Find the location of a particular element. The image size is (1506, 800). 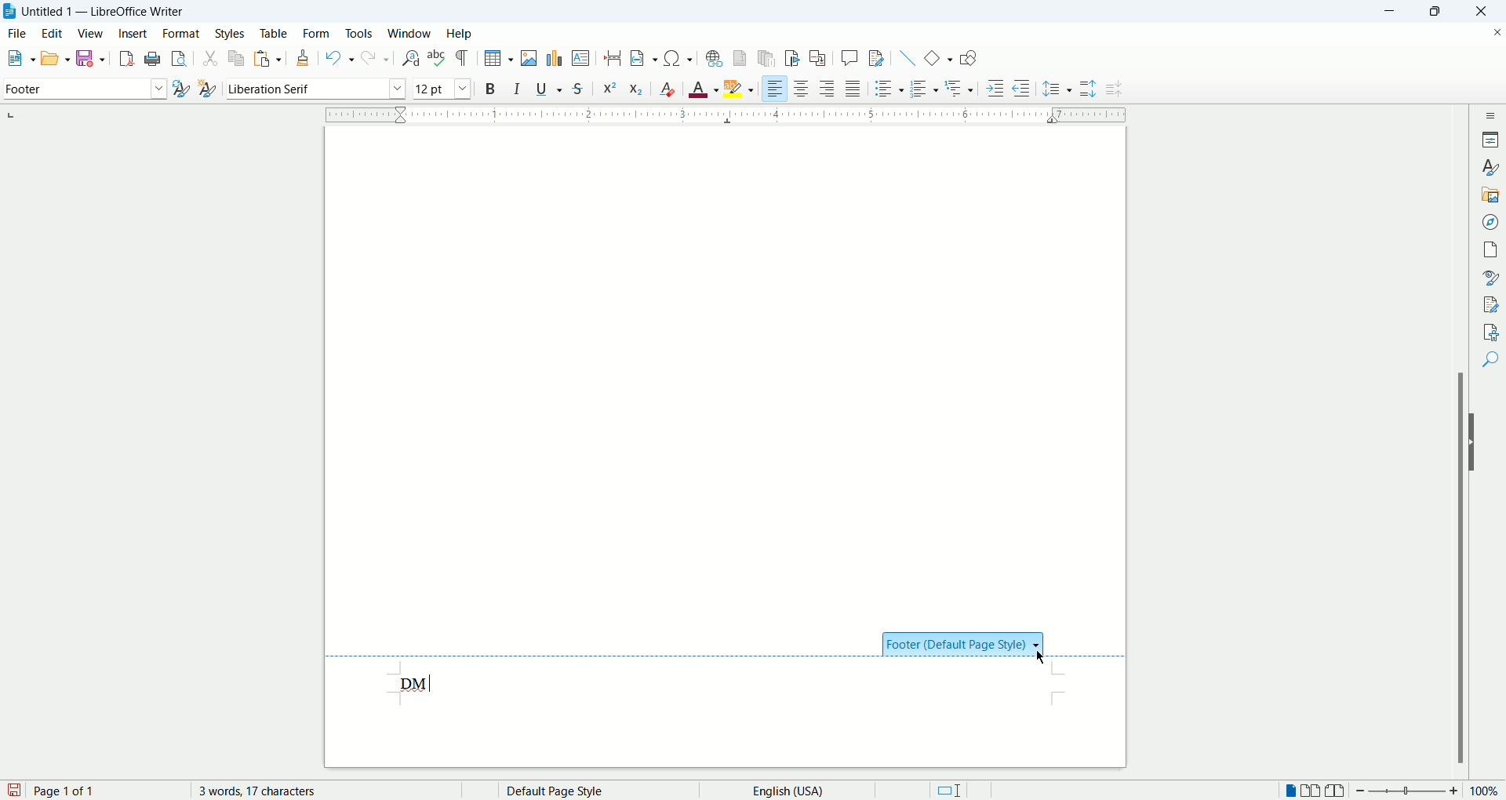

find and replace is located at coordinates (409, 58).